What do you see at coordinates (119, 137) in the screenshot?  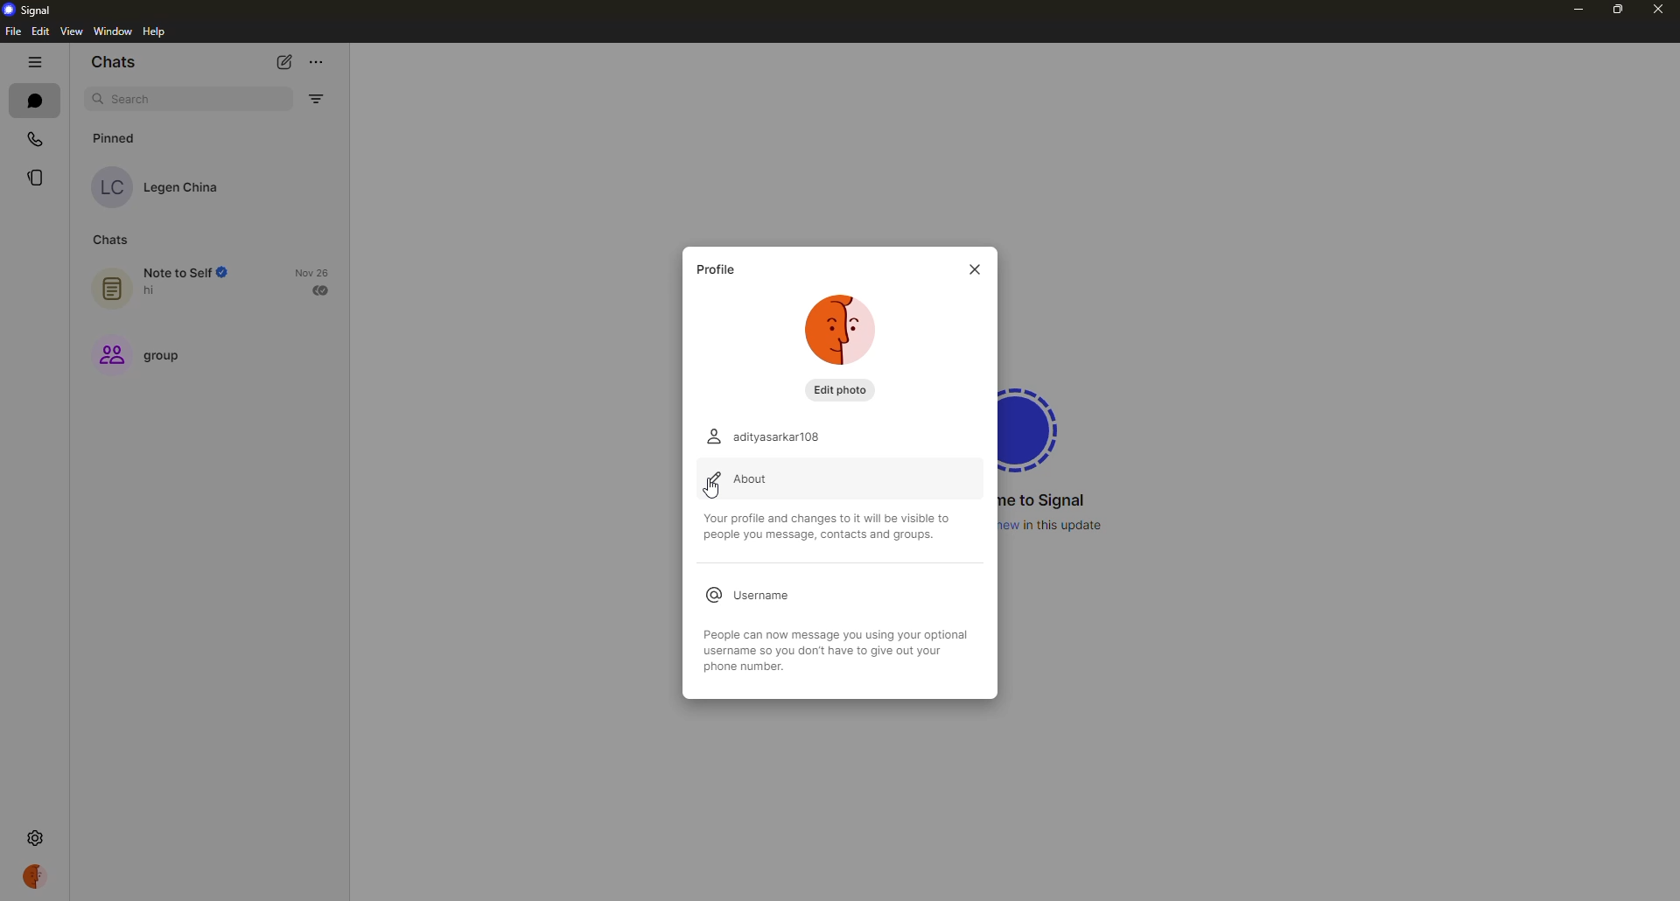 I see `pinned` at bounding box center [119, 137].